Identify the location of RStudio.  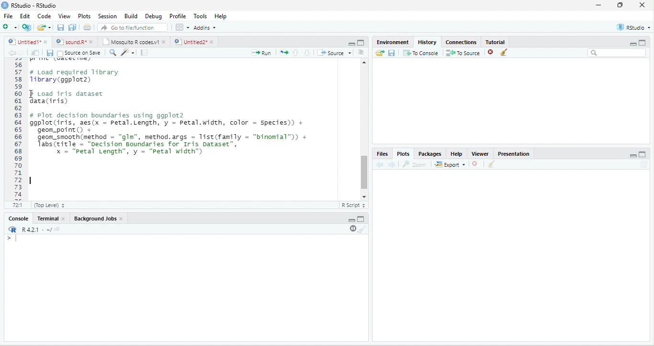
(634, 27).